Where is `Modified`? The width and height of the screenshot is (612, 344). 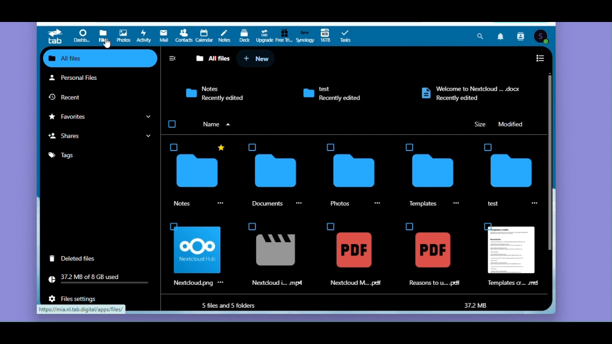
Modified is located at coordinates (512, 124).